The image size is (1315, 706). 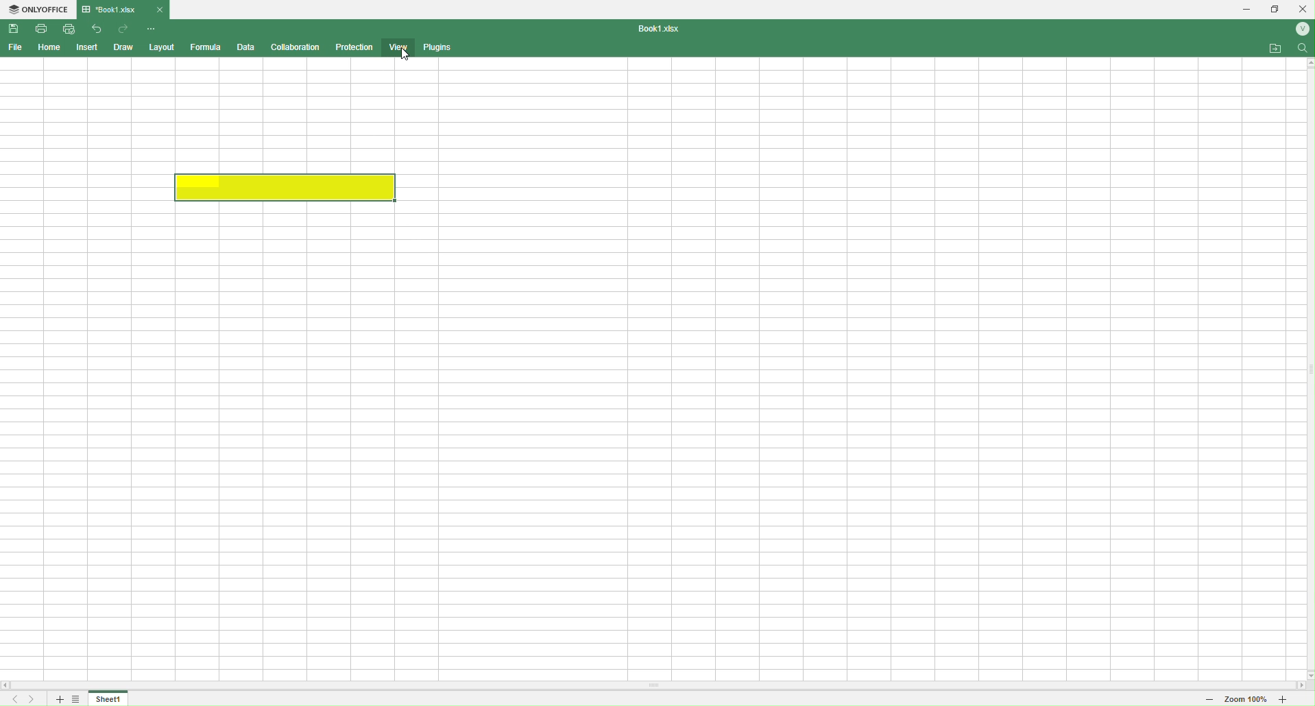 What do you see at coordinates (1306, 367) in the screenshot?
I see `Scroll bar` at bounding box center [1306, 367].